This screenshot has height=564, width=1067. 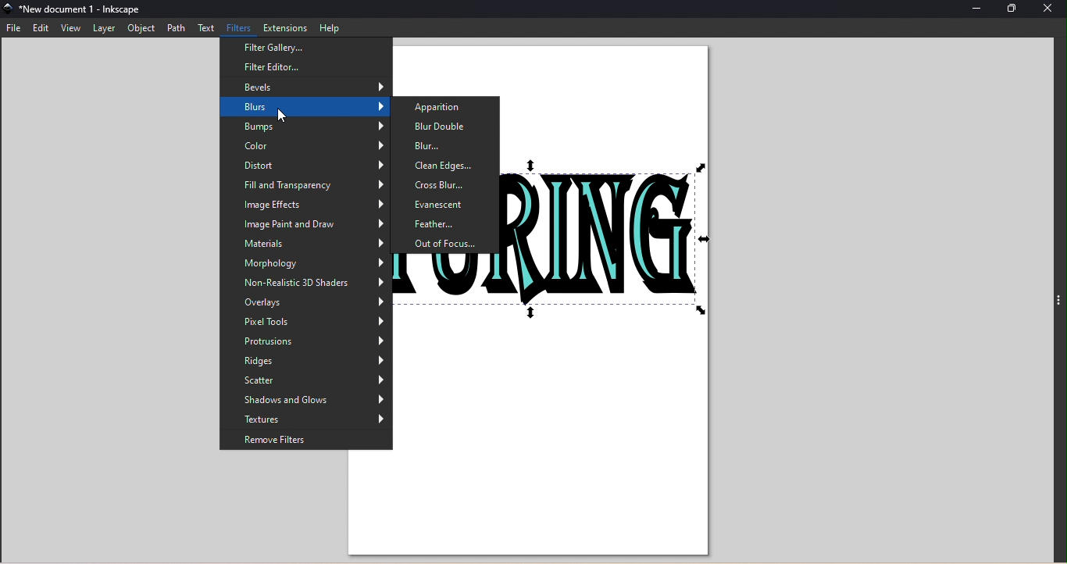 What do you see at coordinates (1048, 10) in the screenshot?
I see `Close` at bounding box center [1048, 10].